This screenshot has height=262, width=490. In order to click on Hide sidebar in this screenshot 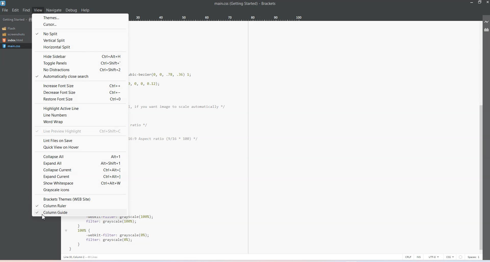, I will do `click(80, 56)`.